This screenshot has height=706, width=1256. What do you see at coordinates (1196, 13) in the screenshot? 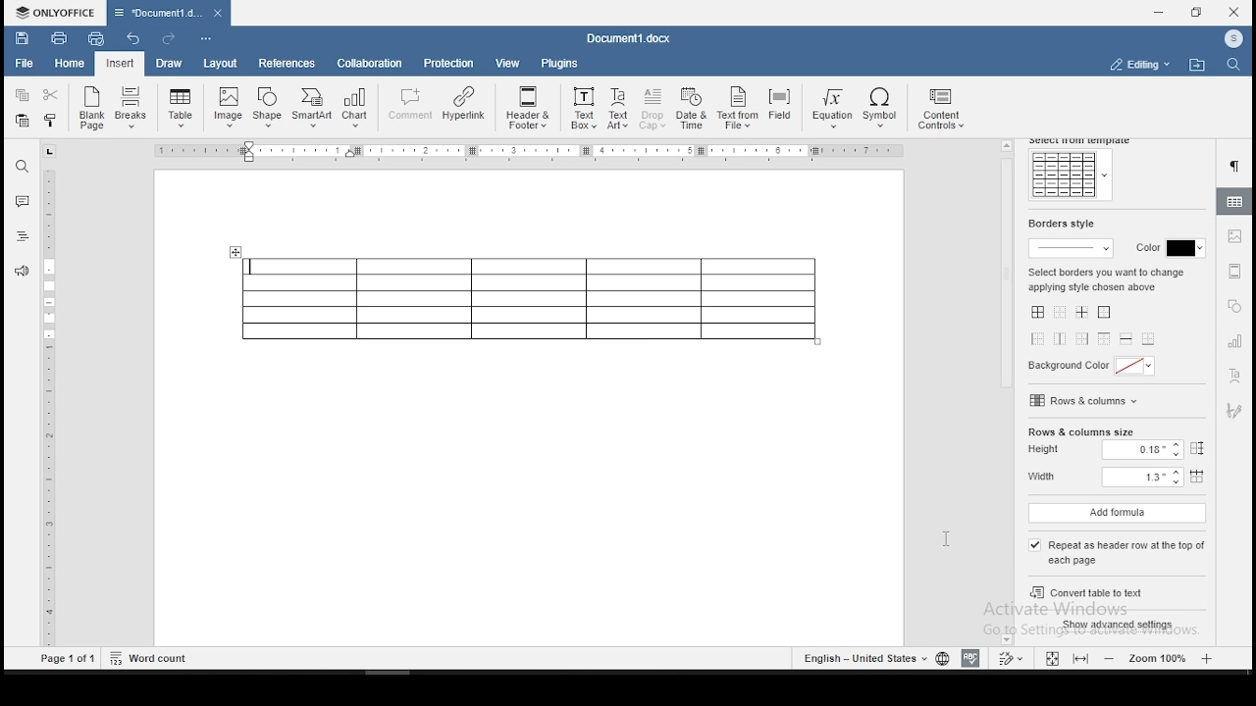
I see `restore` at bounding box center [1196, 13].